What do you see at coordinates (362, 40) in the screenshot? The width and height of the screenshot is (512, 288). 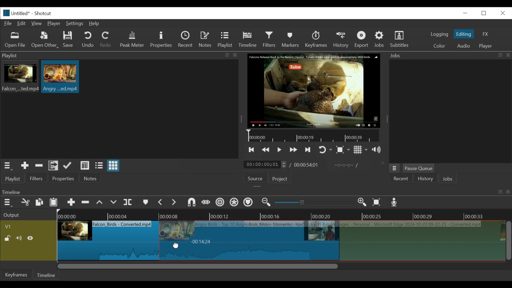 I see `Export` at bounding box center [362, 40].